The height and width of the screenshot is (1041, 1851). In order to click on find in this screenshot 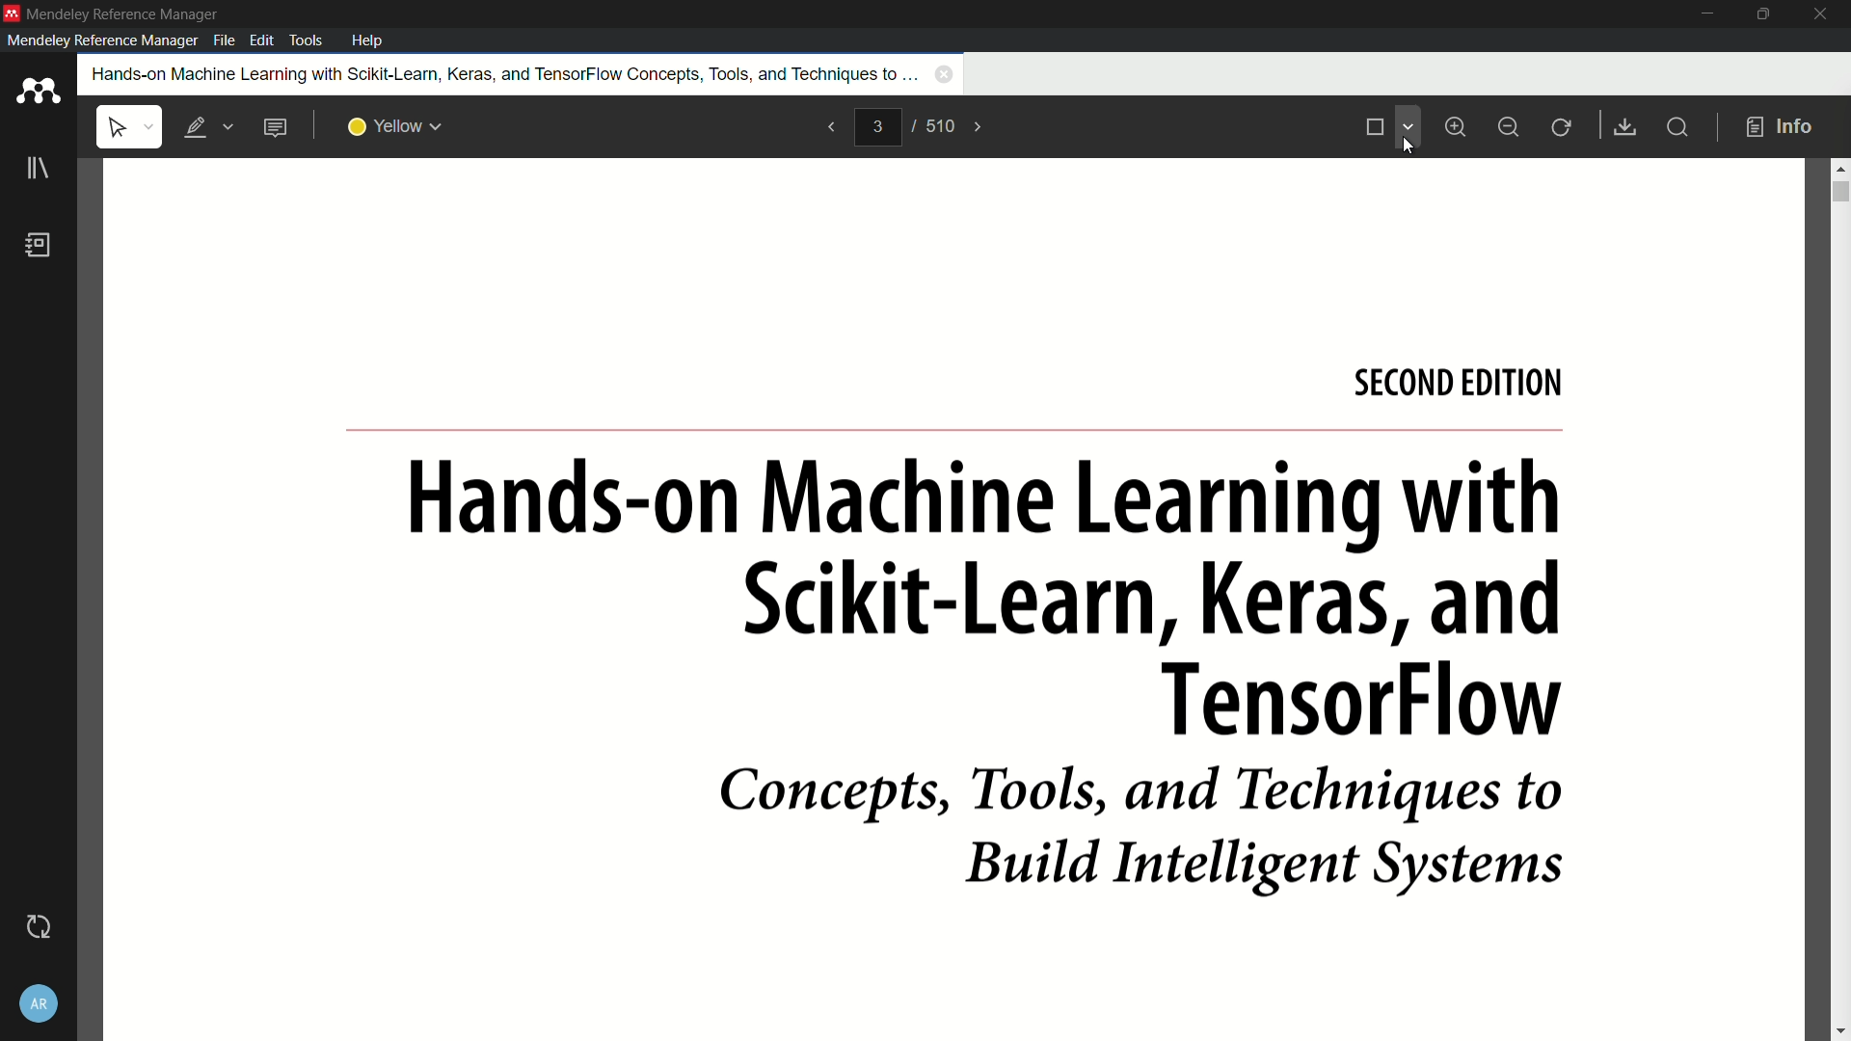, I will do `click(1676, 126)`.